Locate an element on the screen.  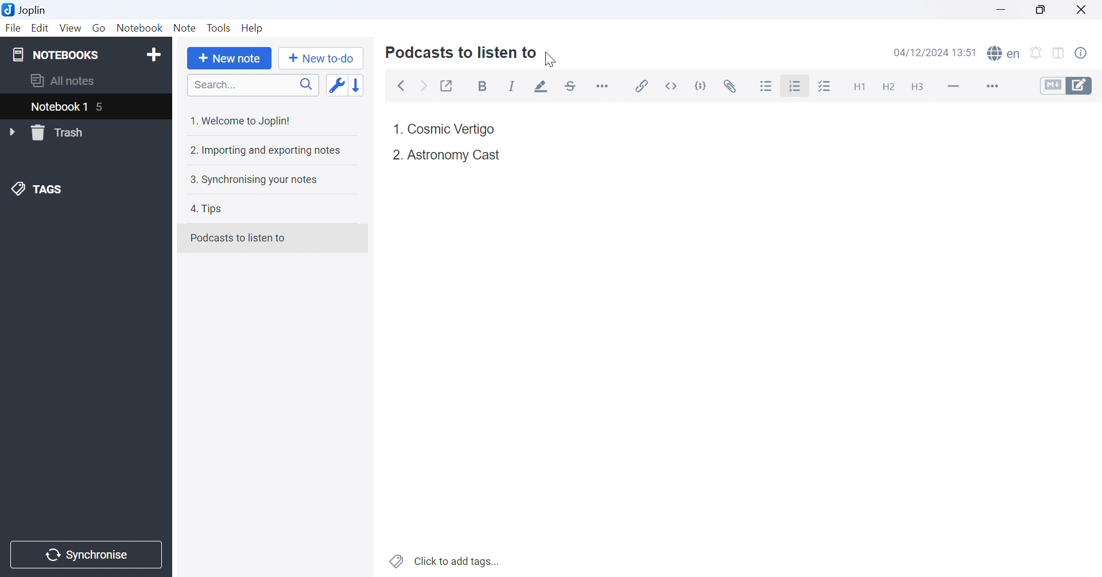
Notebook 1 is located at coordinates (58, 107).